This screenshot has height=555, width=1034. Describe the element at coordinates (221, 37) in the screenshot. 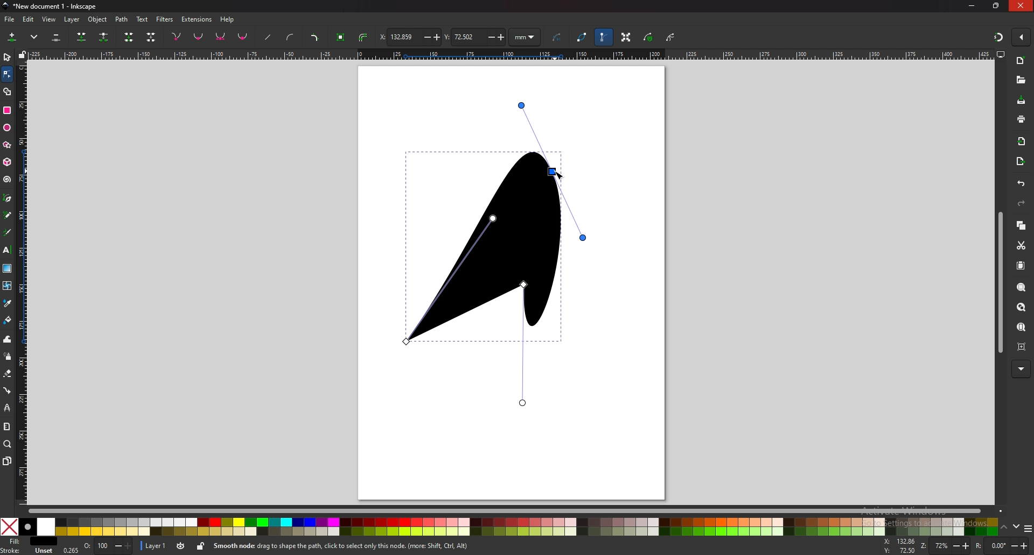

I see `nodes symmetrical` at that location.